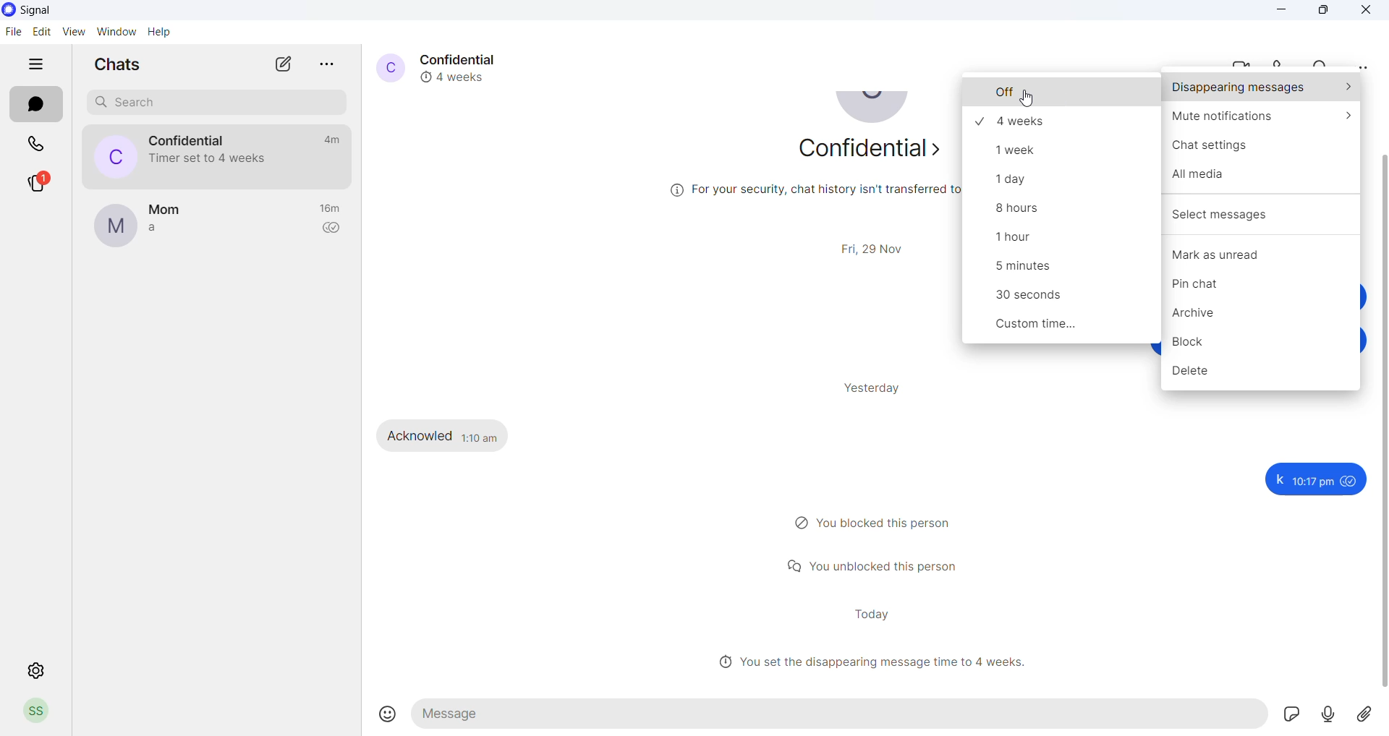 This screenshot has height=736, width=1389. I want to click on disable disappearing messages, so click(1063, 93).